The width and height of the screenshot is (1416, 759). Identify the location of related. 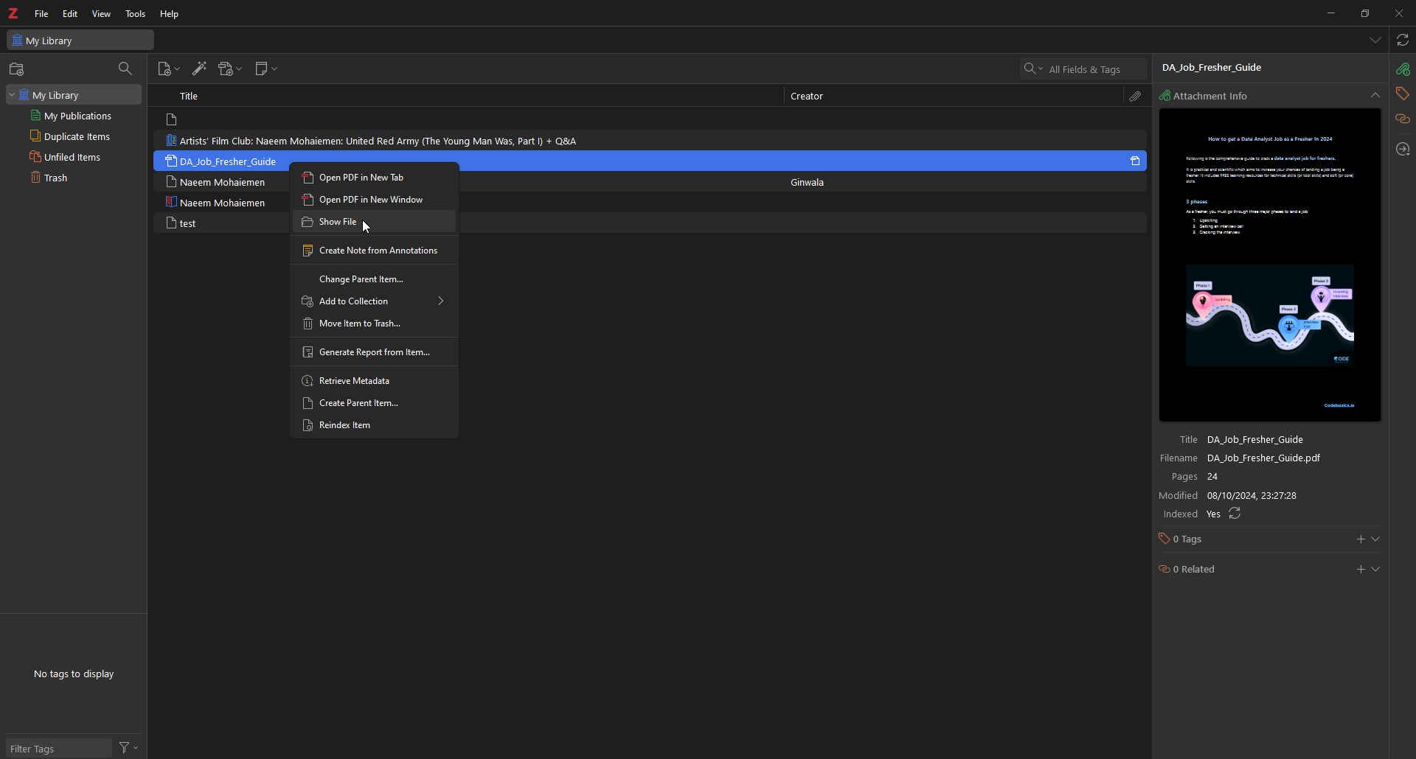
(1402, 119).